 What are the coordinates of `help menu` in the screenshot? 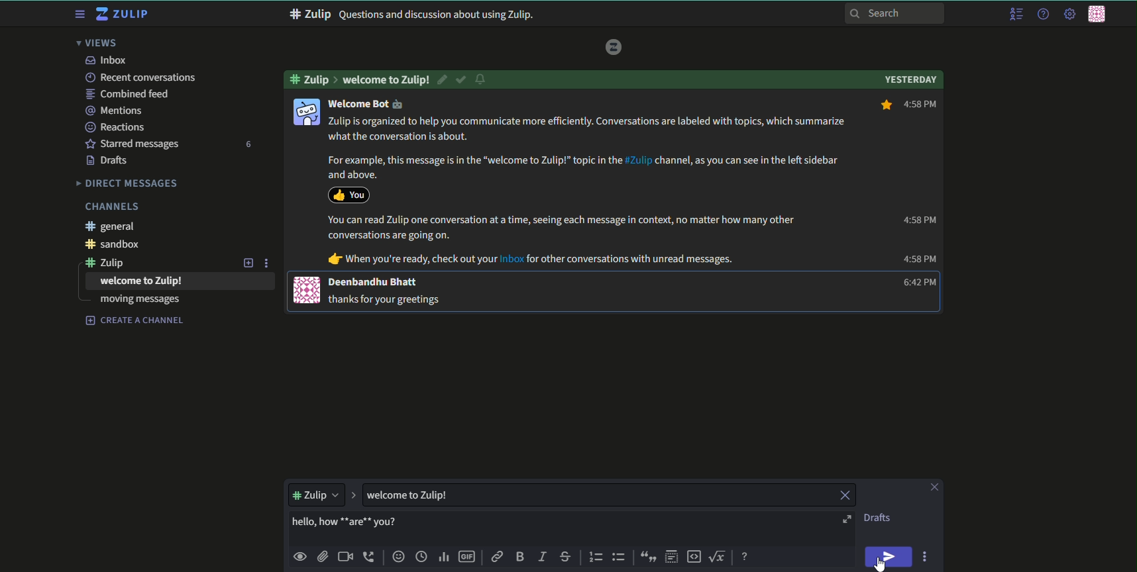 It's located at (1042, 15).